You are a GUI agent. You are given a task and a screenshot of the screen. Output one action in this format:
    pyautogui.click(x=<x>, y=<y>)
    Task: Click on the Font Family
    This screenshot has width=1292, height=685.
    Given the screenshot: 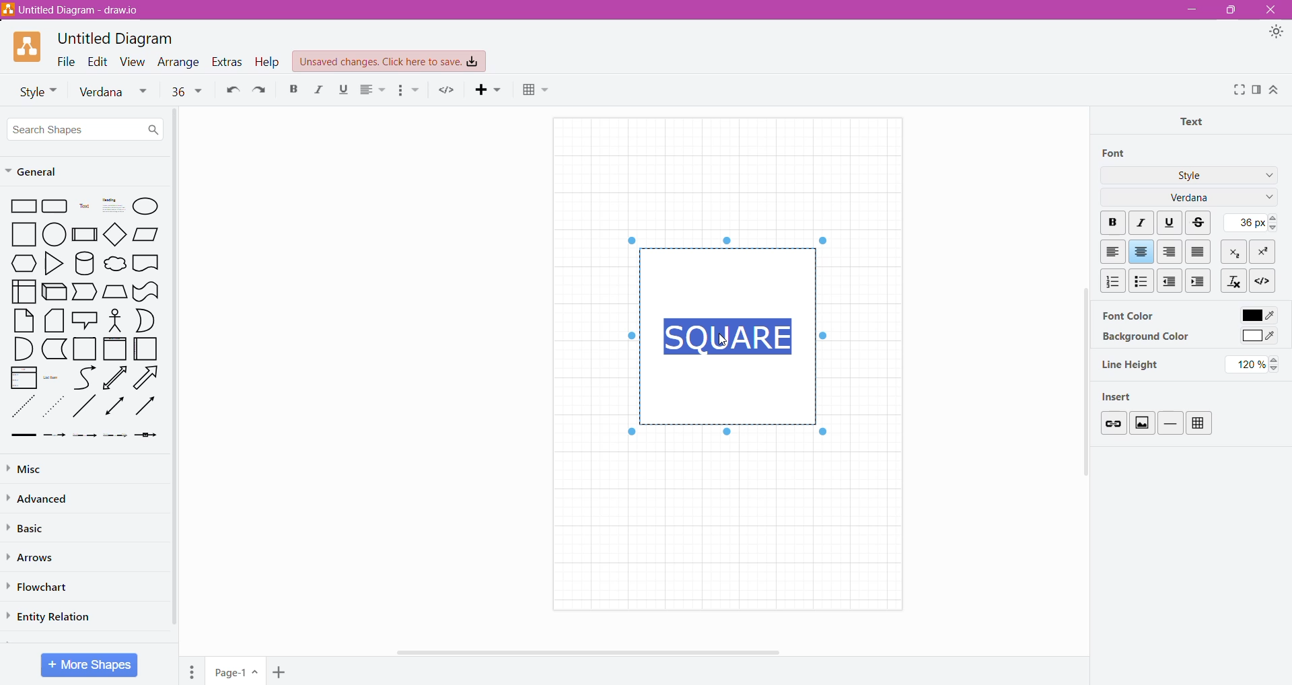 What is the action you would take?
    pyautogui.click(x=1266, y=199)
    